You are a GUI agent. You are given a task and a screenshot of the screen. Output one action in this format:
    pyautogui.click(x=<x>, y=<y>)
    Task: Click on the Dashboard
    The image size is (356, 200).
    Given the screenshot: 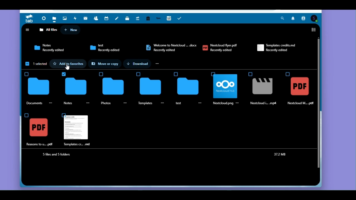 What is the action you would take?
    pyautogui.click(x=44, y=19)
    